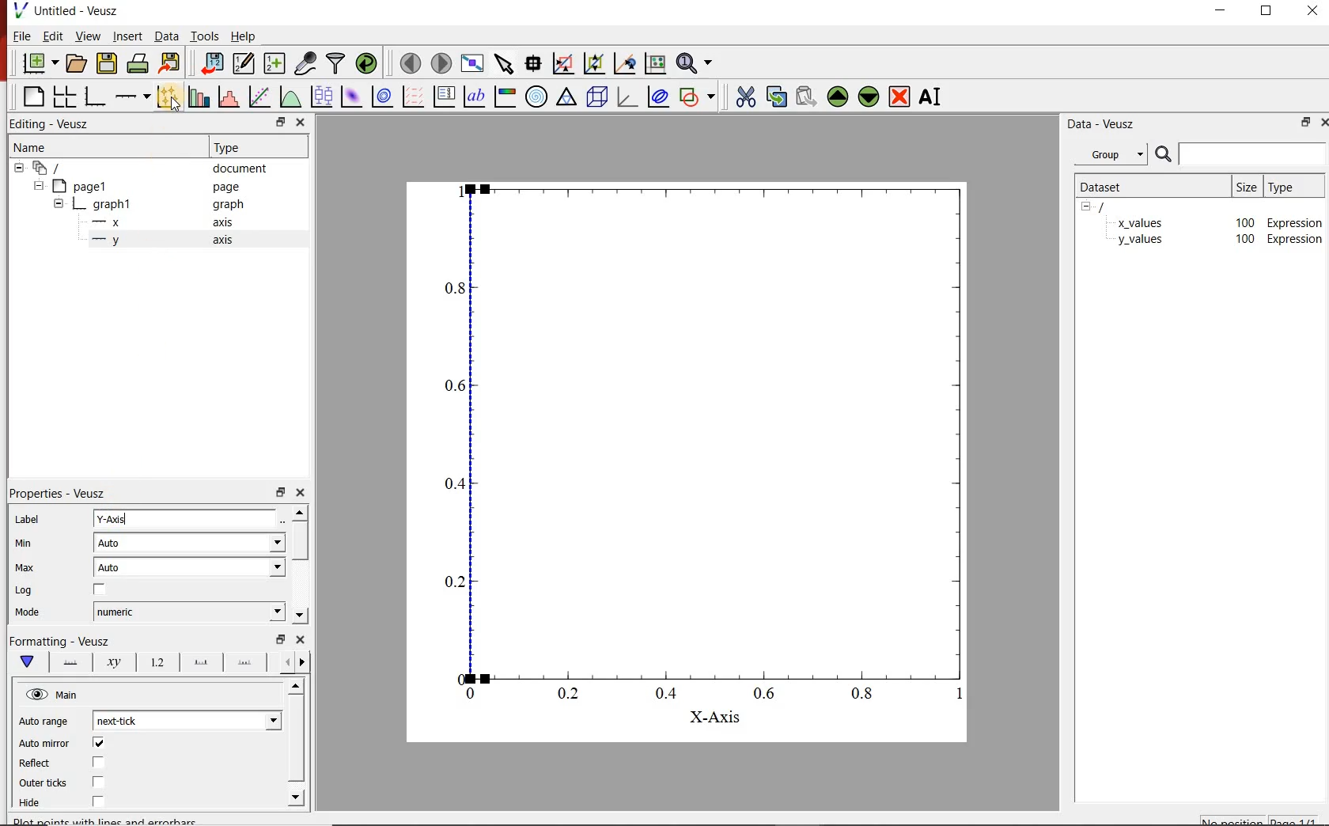 This screenshot has width=1329, height=826. I want to click on print the documents, so click(138, 63).